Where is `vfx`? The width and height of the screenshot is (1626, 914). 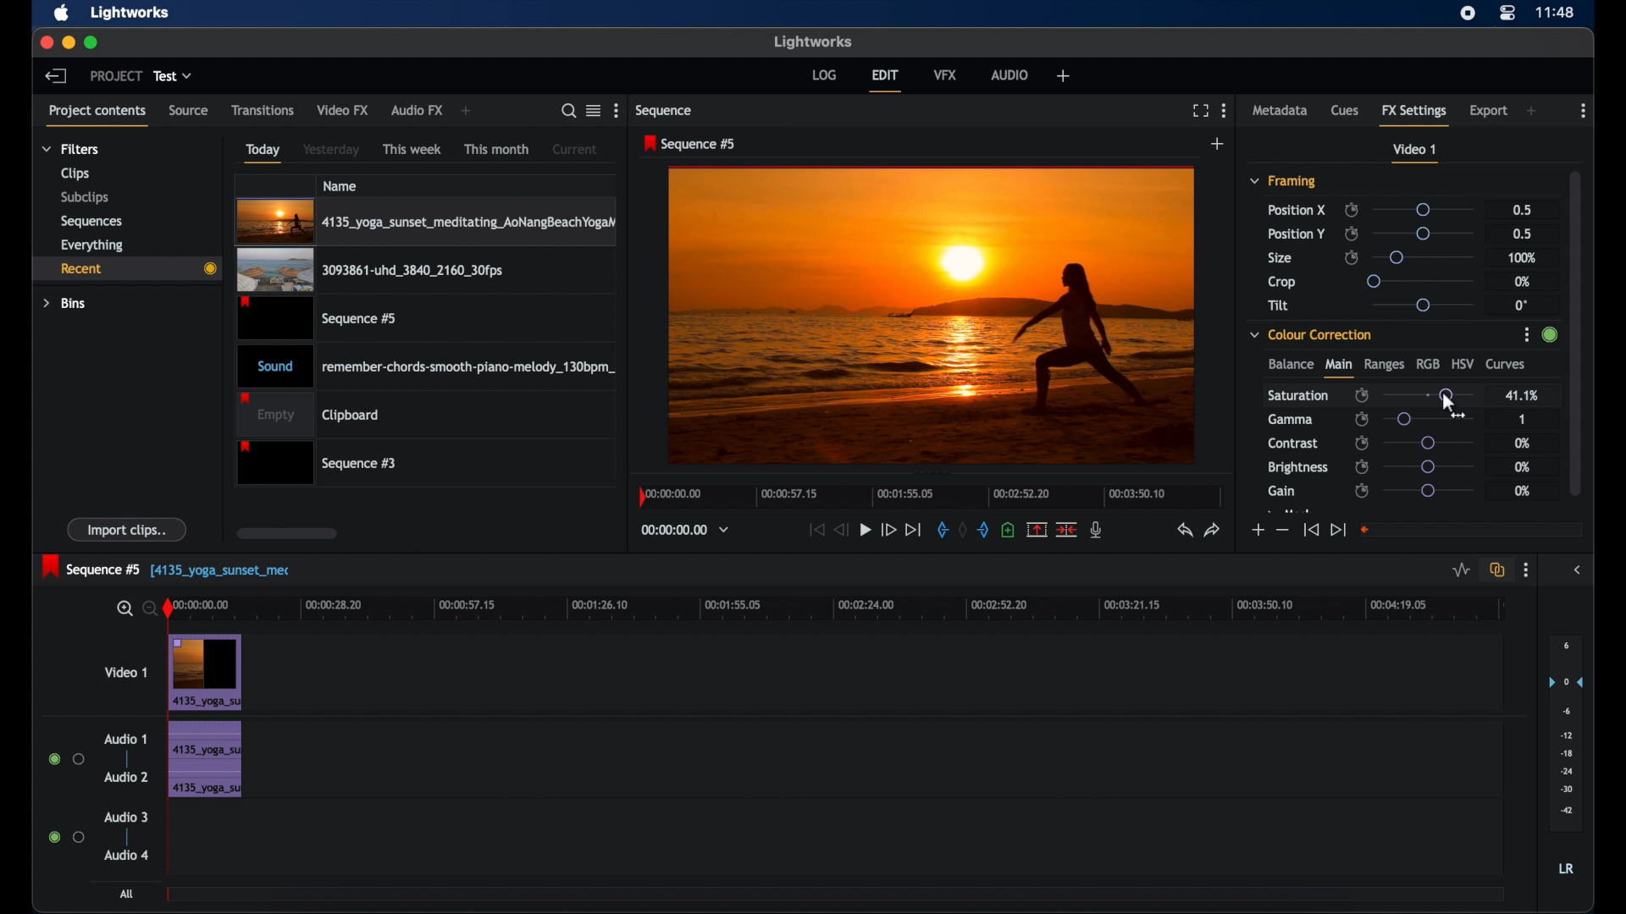
vfx is located at coordinates (946, 74).